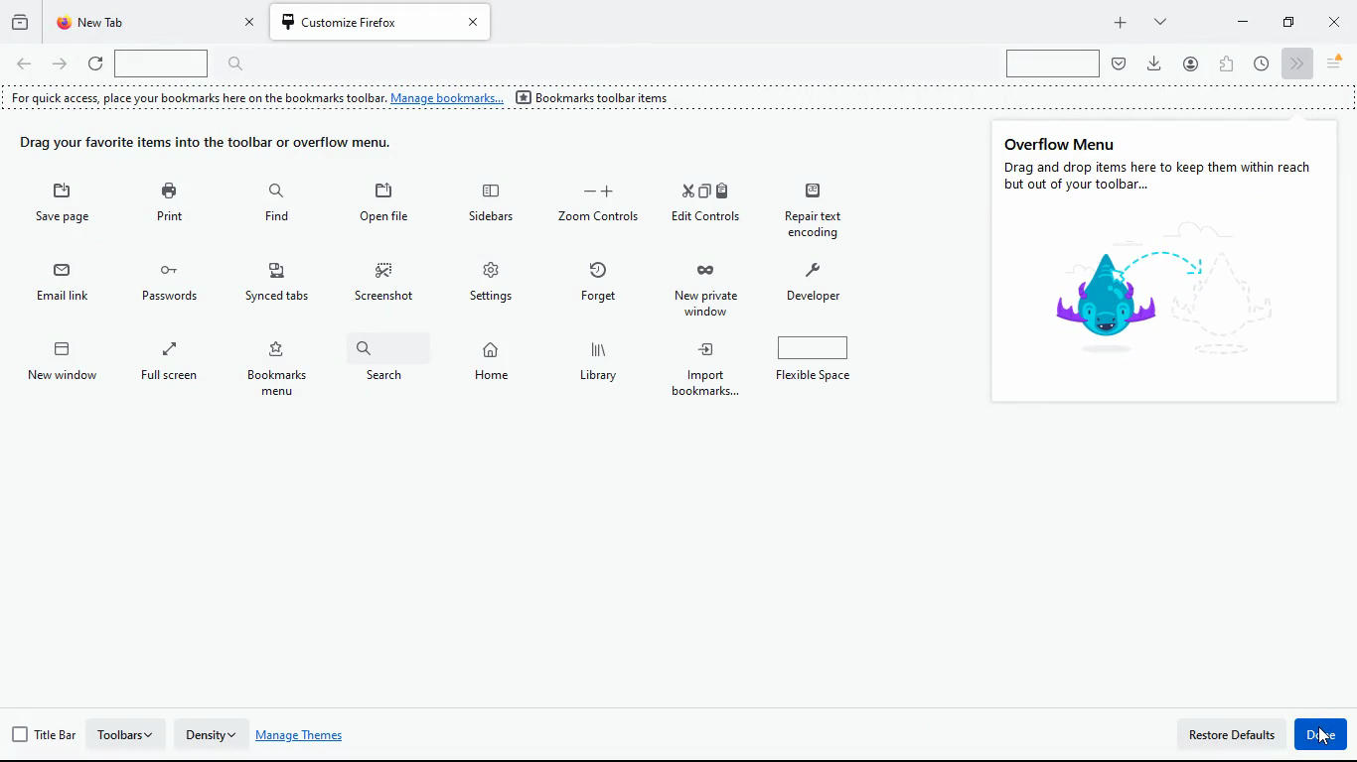 This screenshot has width=1357, height=762. I want to click on search, so click(189, 63).